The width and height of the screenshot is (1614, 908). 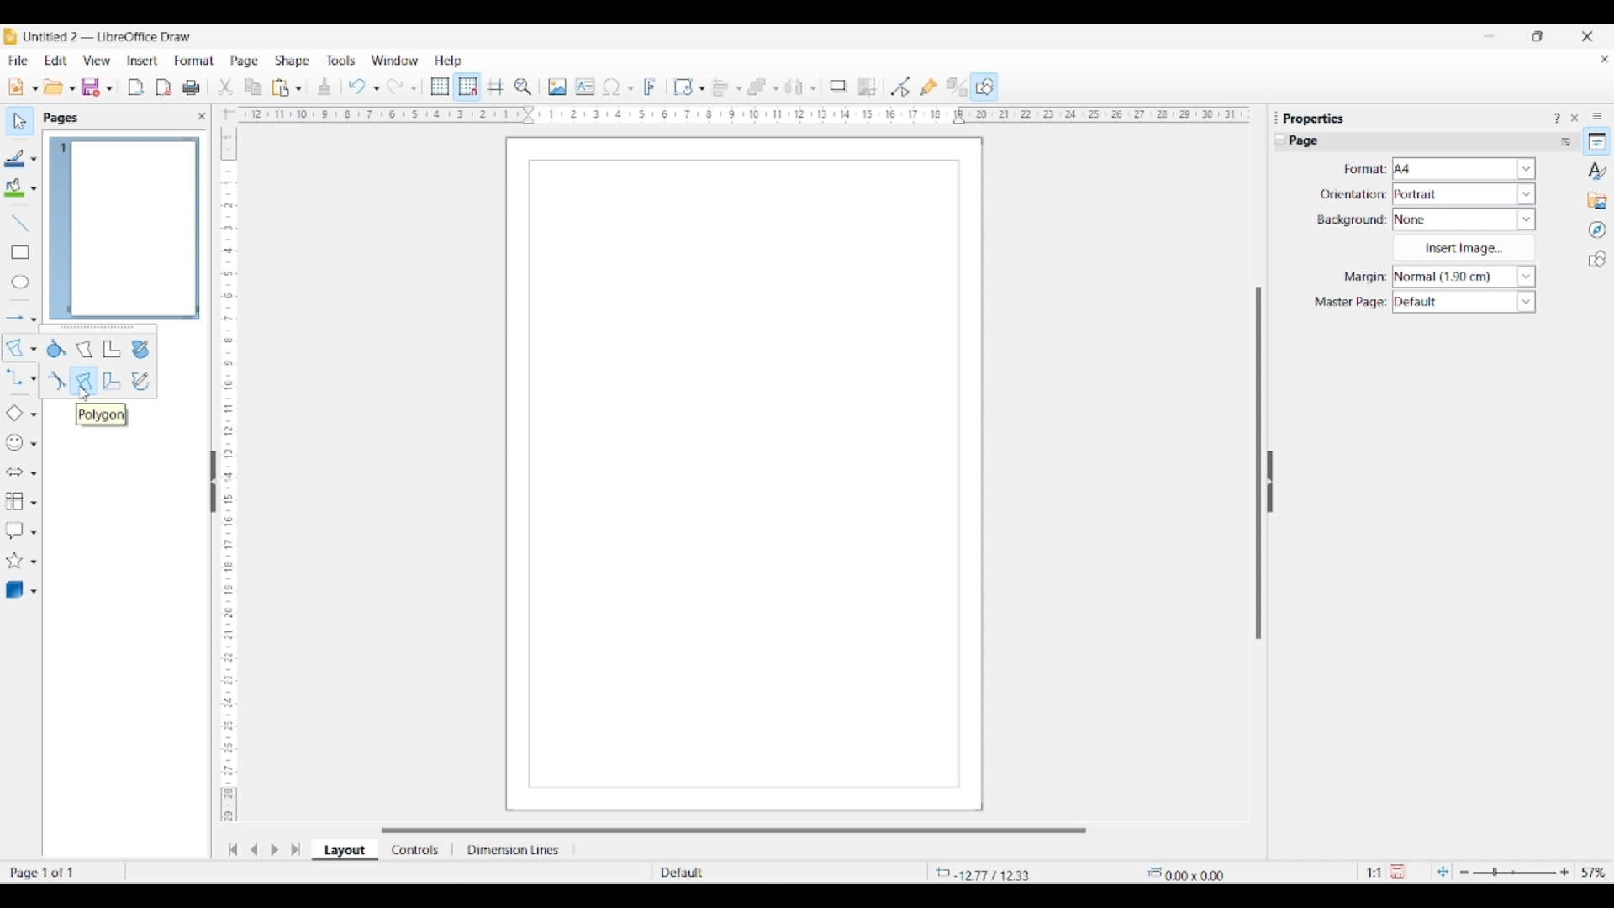 I want to click on Show draw functions, so click(x=984, y=86).